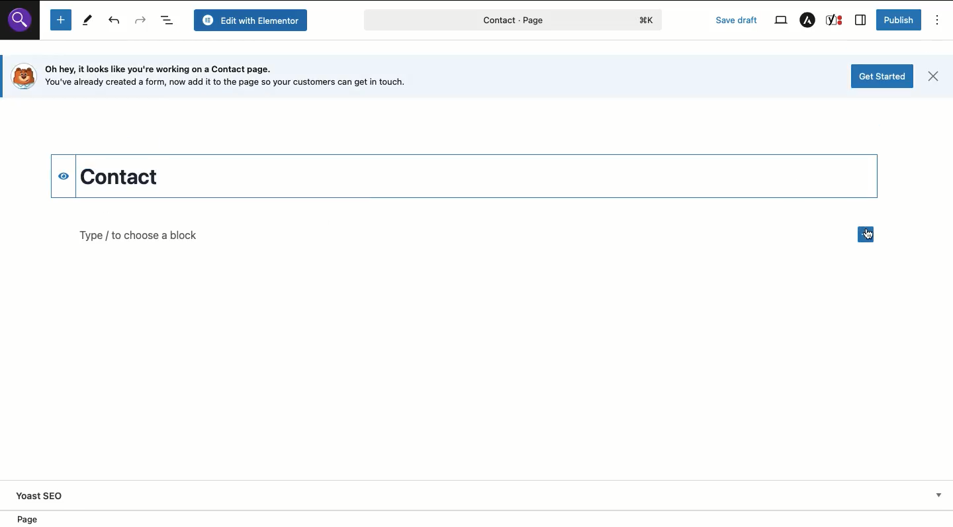 The width and height of the screenshot is (953, 527). Describe the element at coordinates (141, 21) in the screenshot. I see `Redo` at that location.